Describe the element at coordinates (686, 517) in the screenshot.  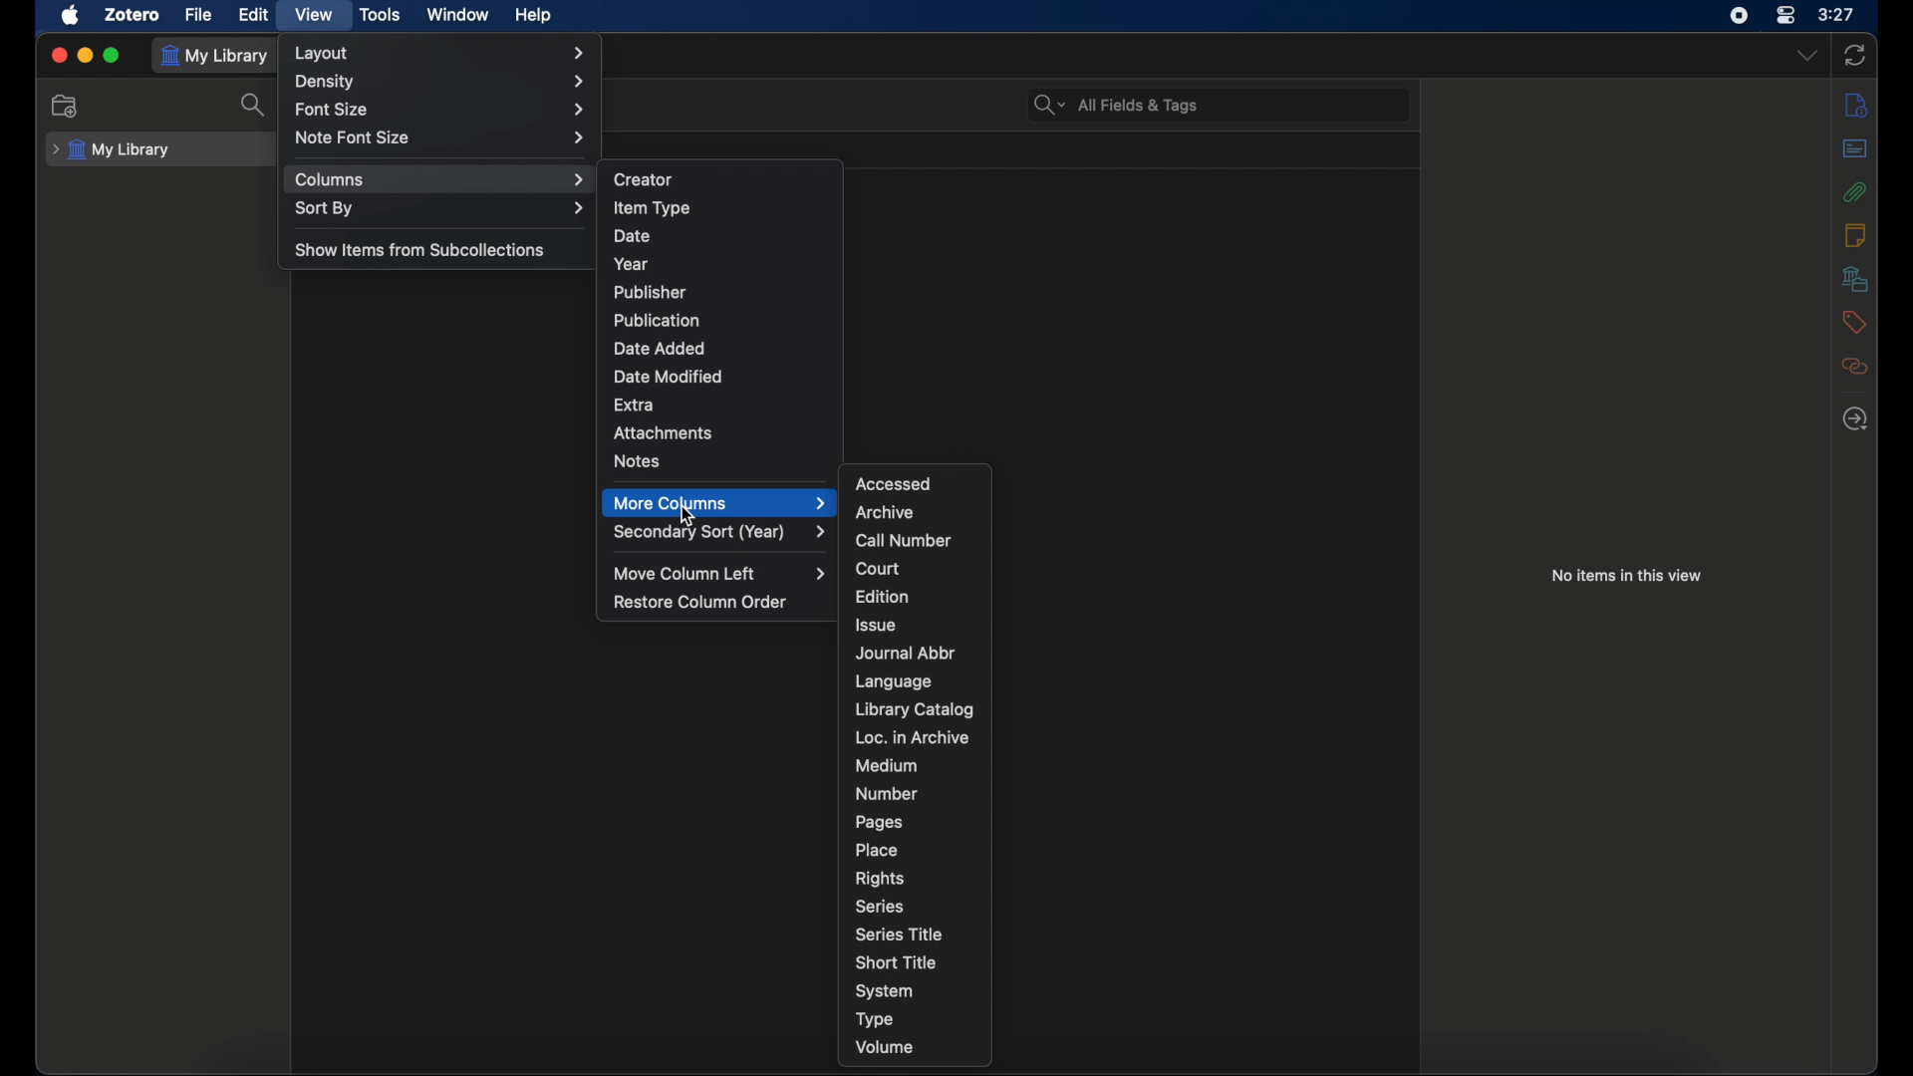
I see `Cursor` at that location.